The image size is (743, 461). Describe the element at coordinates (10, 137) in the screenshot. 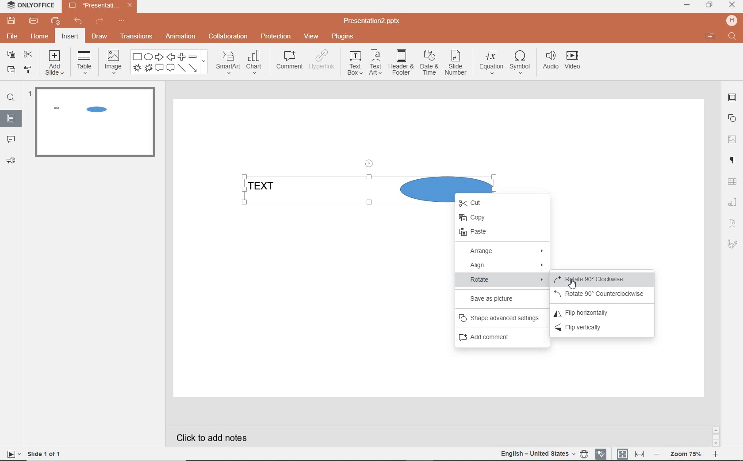

I see `COMMENTS` at that location.